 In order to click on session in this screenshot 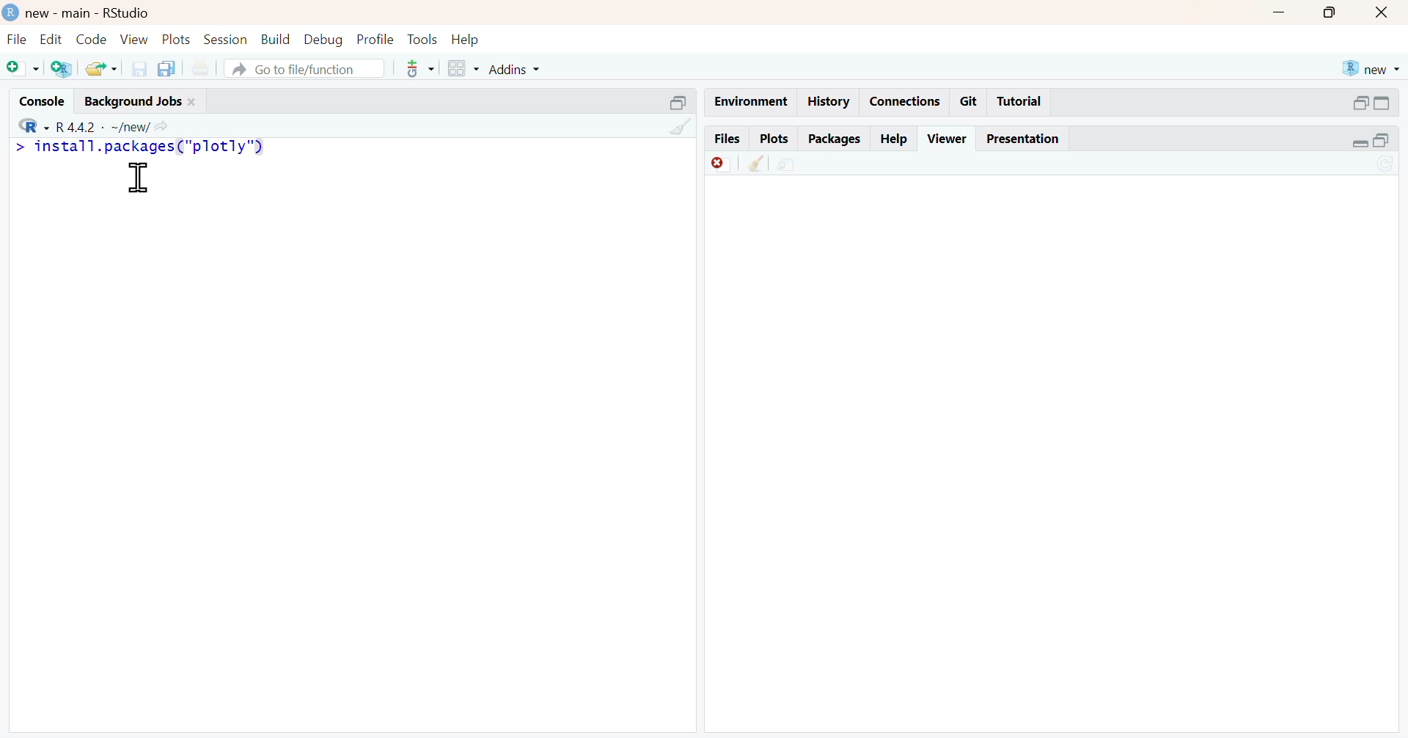, I will do `click(227, 40)`.